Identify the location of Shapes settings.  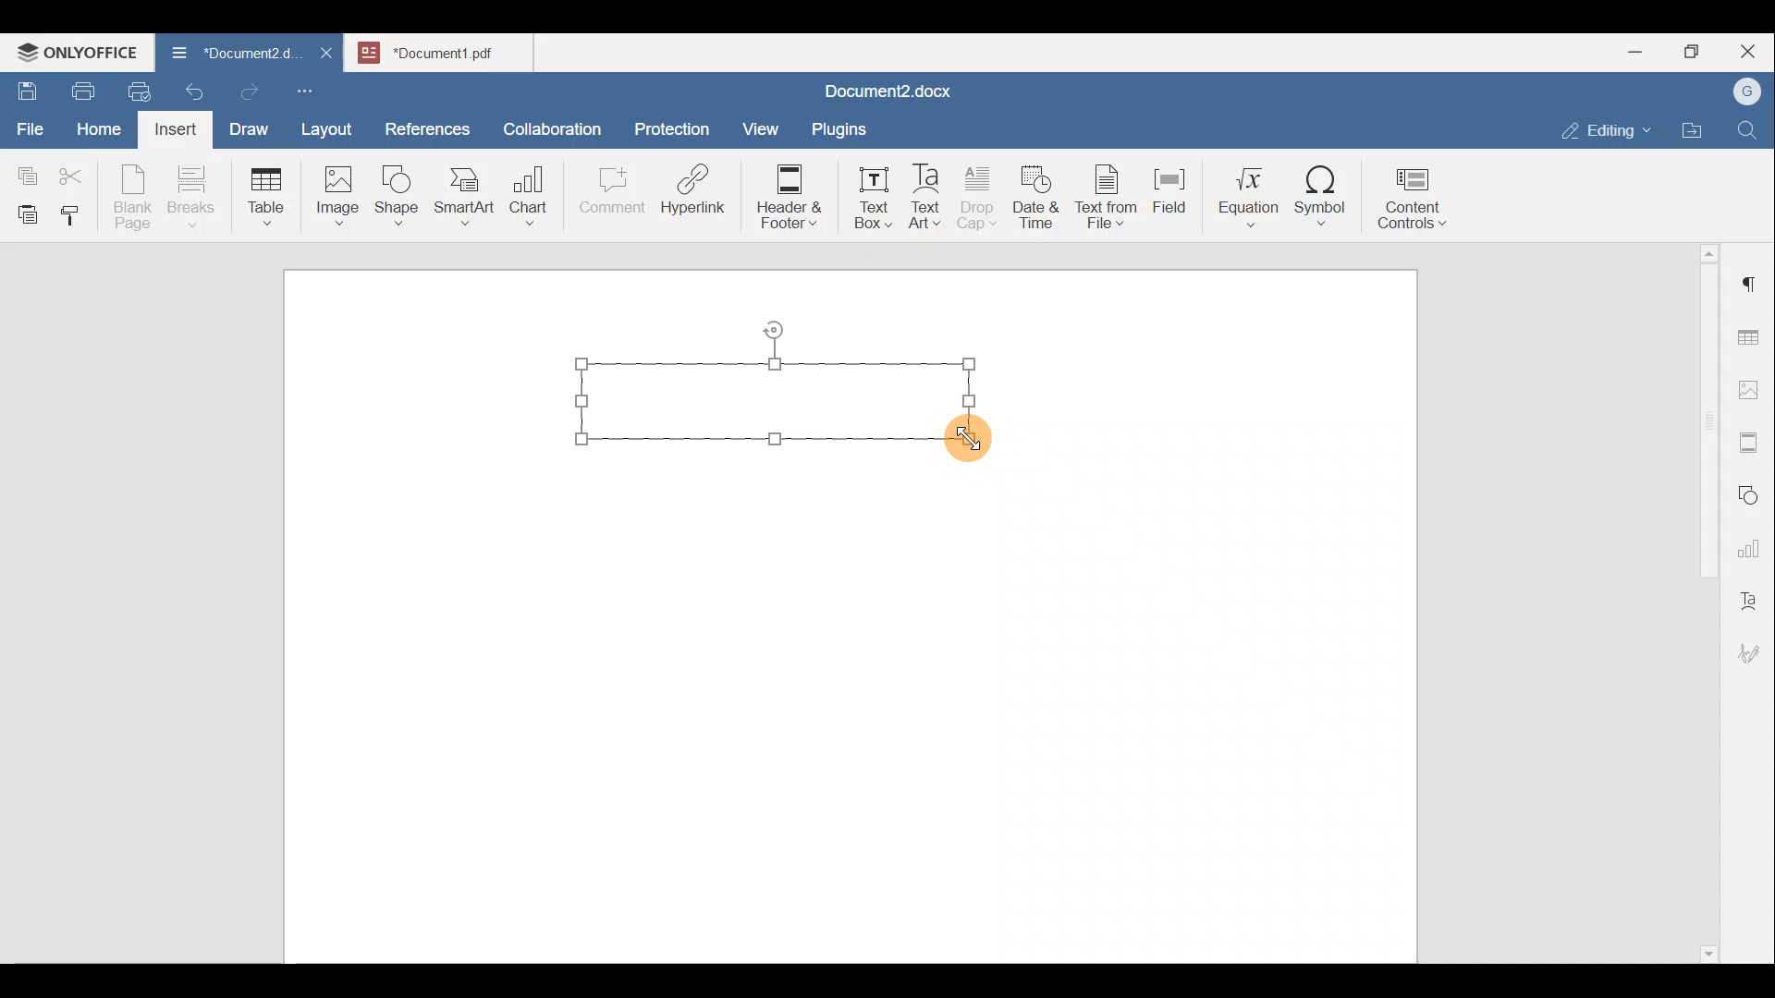
(1752, 493).